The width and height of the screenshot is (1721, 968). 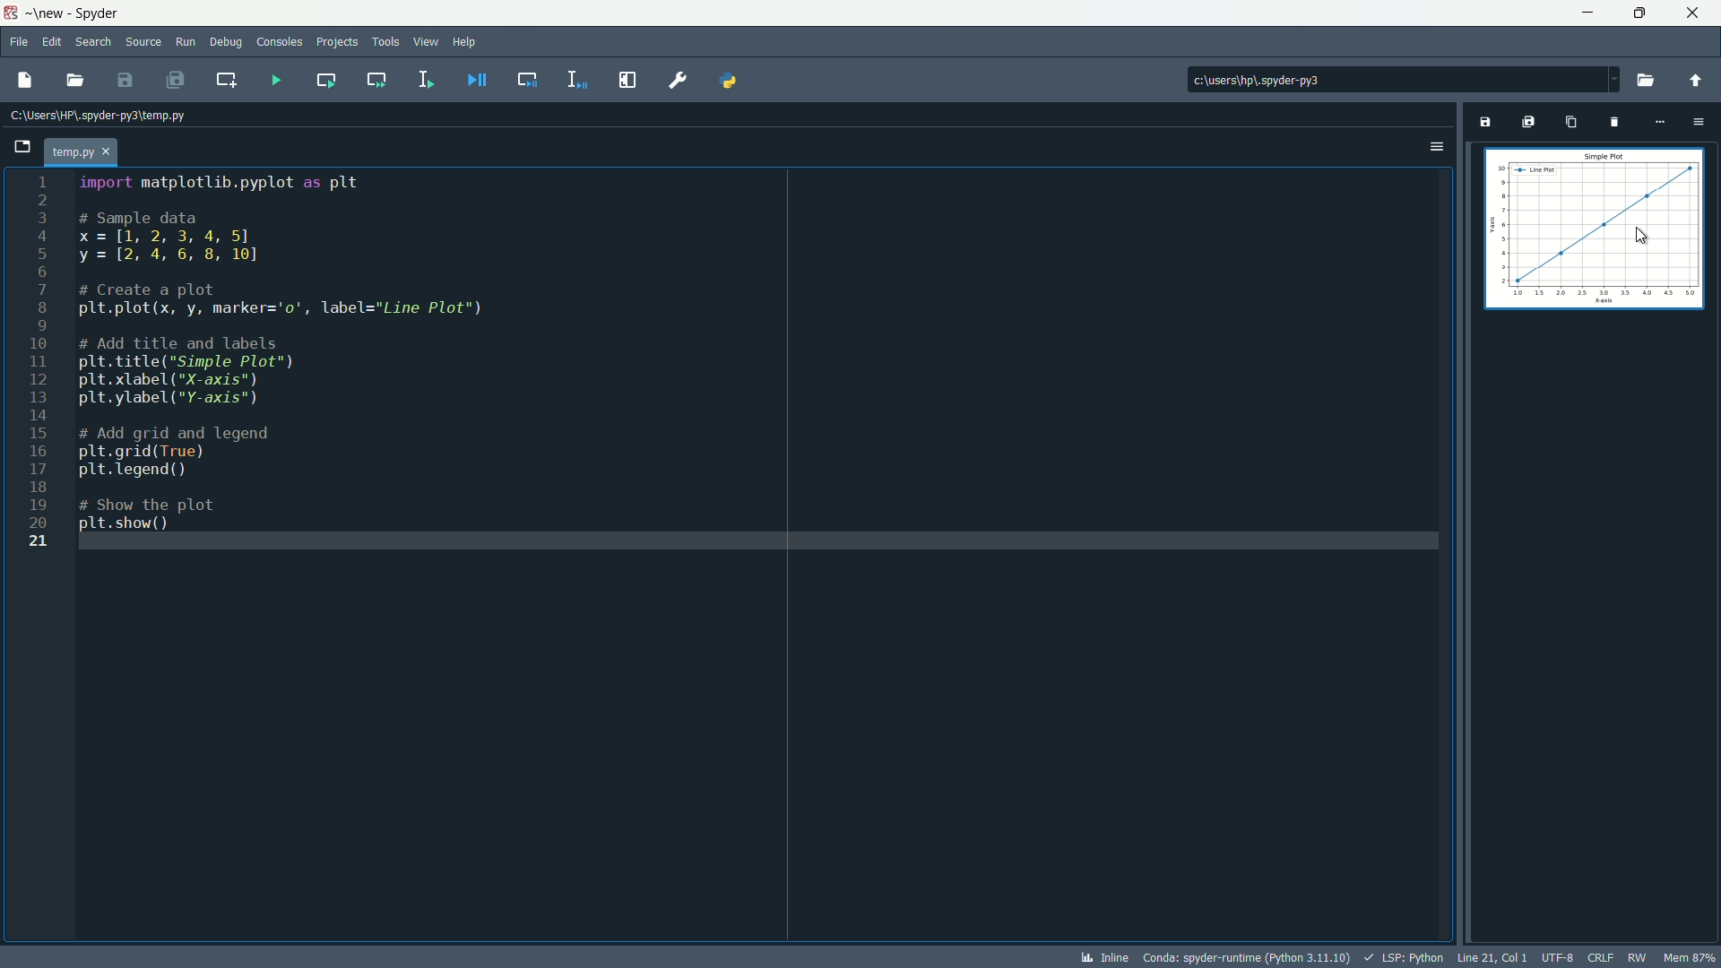 I want to click on mem 86% , so click(x=1690, y=956).